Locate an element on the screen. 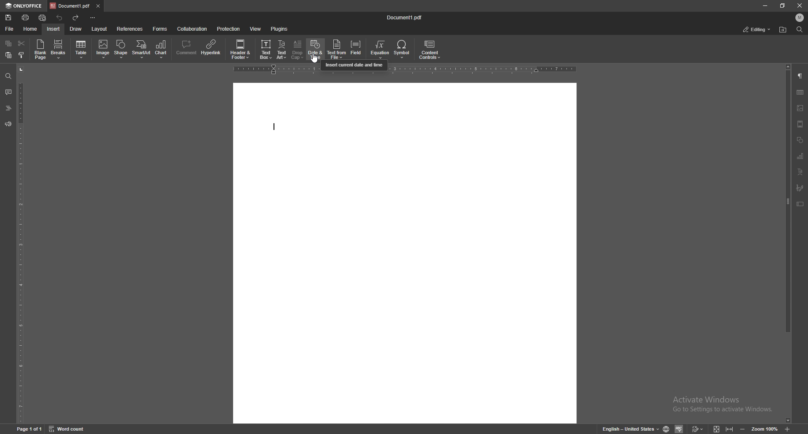 Image resolution: width=808 pixels, height=434 pixels. smart art is located at coordinates (141, 49).